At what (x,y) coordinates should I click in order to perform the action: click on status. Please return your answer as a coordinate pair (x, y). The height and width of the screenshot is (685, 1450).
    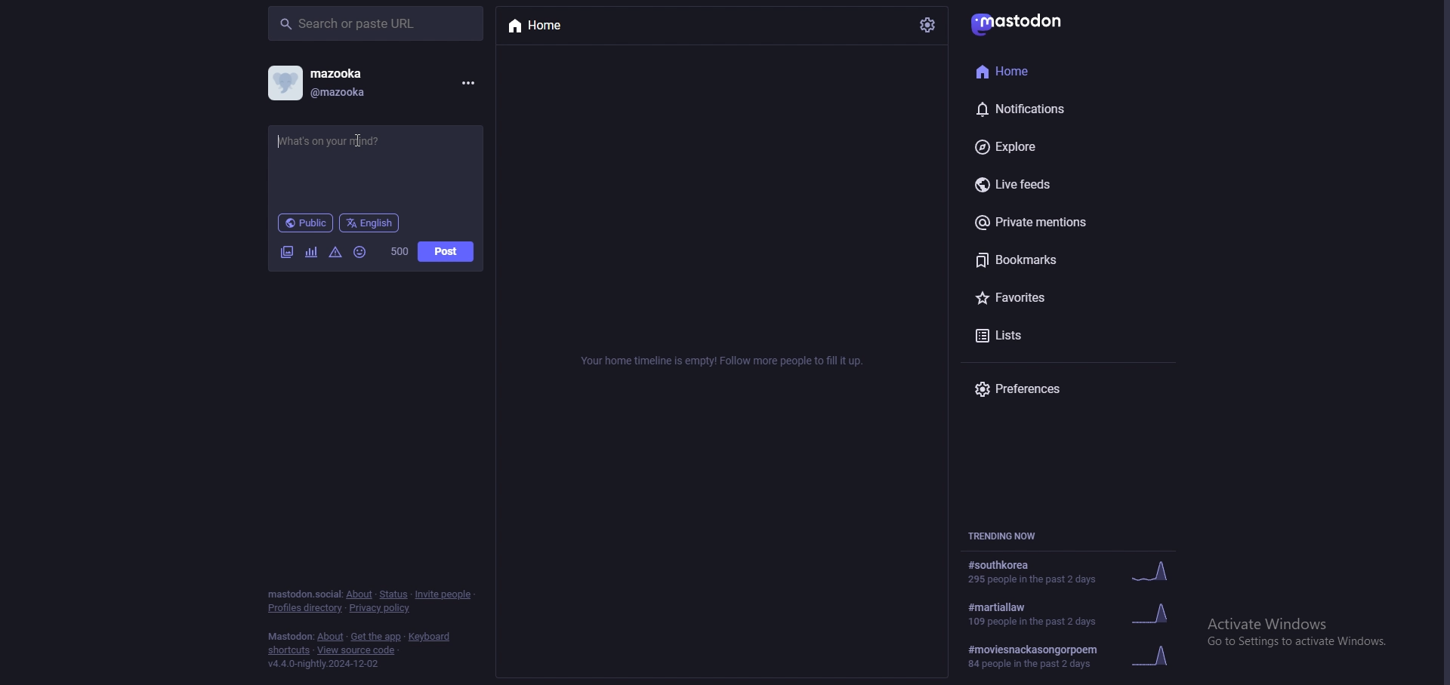
    Looking at the image, I should click on (393, 594).